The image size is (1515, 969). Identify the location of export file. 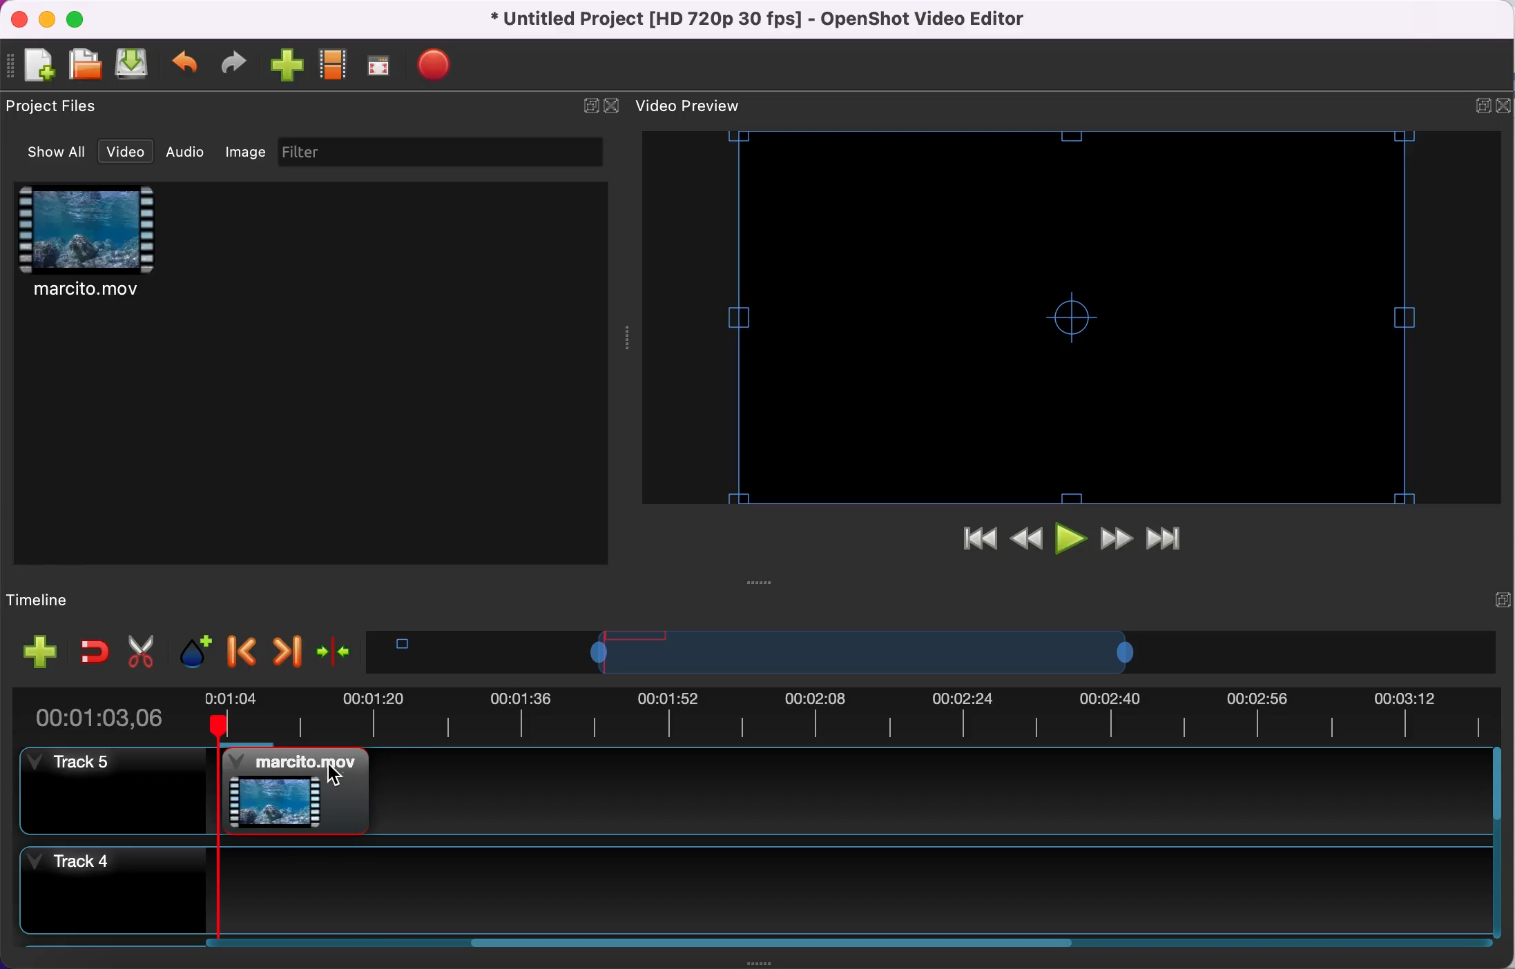
(451, 66).